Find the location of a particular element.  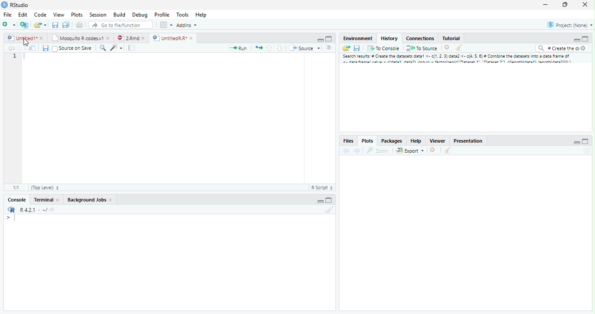

Top level is located at coordinates (46, 187).